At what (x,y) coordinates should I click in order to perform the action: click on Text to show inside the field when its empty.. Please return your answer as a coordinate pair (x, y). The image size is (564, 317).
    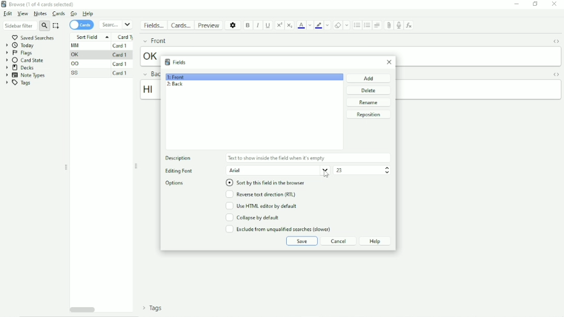
    Looking at the image, I should click on (275, 157).